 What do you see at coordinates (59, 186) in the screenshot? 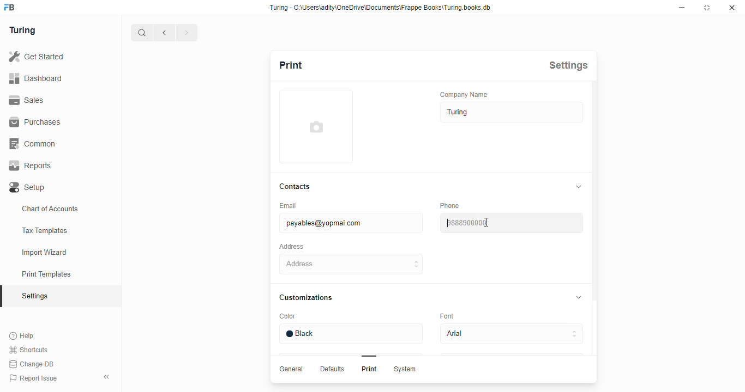
I see `Setup` at bounding box center [59, 186].